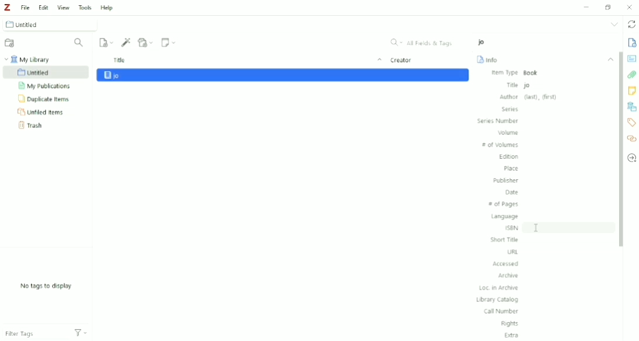  I want to click on ISBN, so click(511, 228).